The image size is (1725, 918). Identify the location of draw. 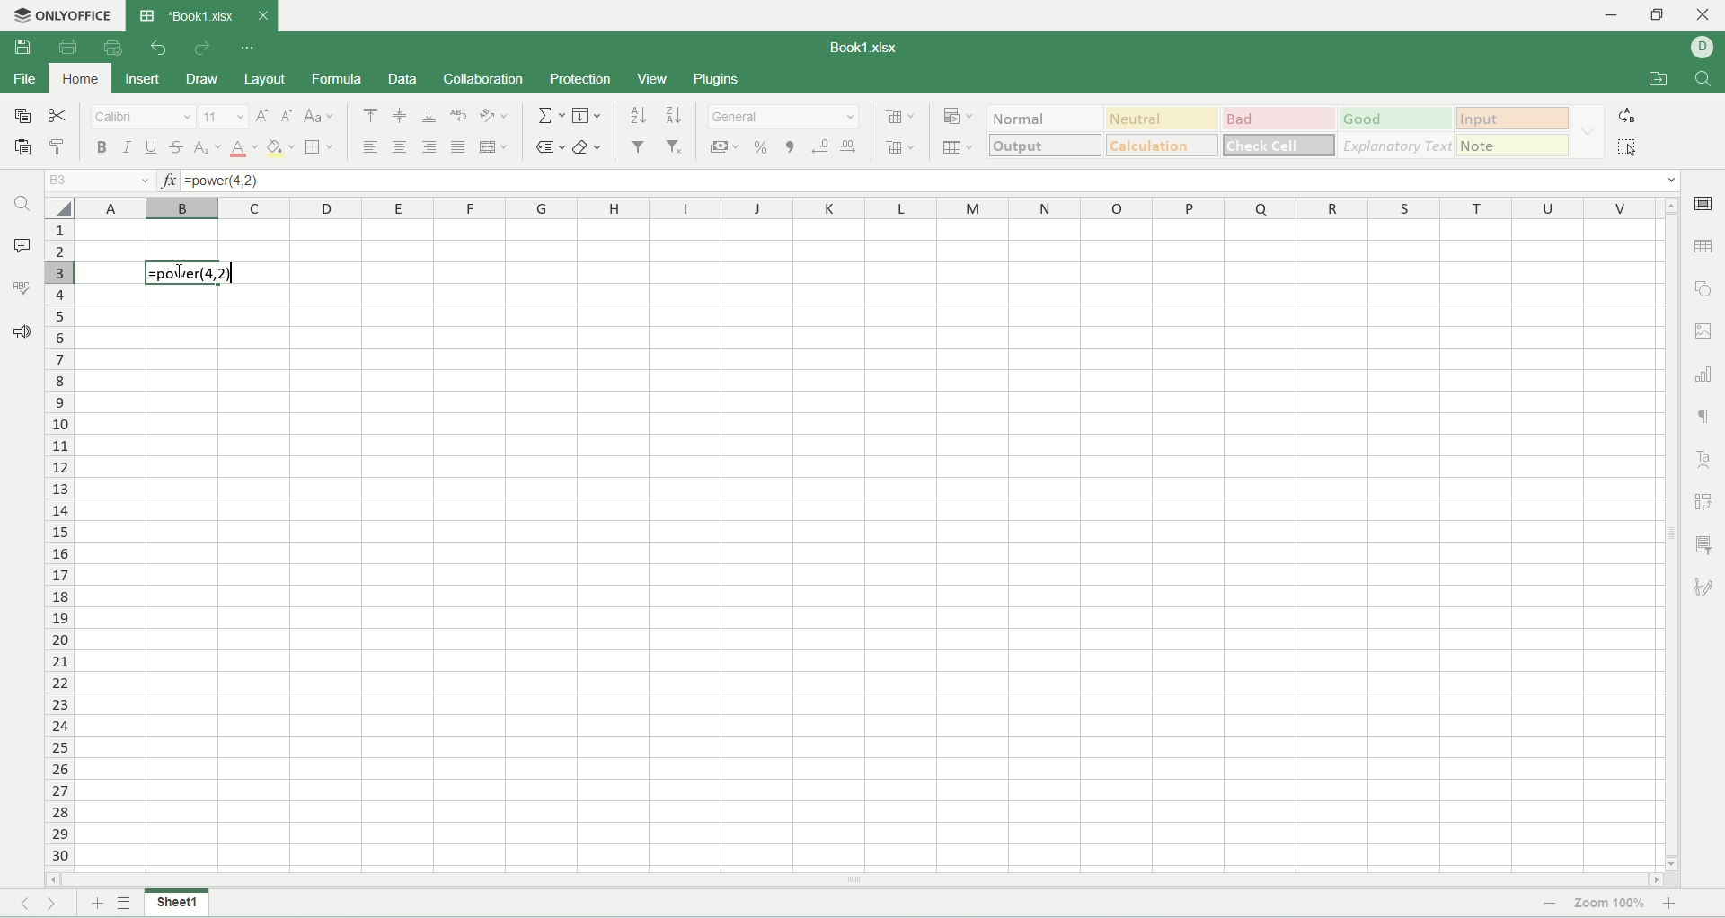
(201, 79).